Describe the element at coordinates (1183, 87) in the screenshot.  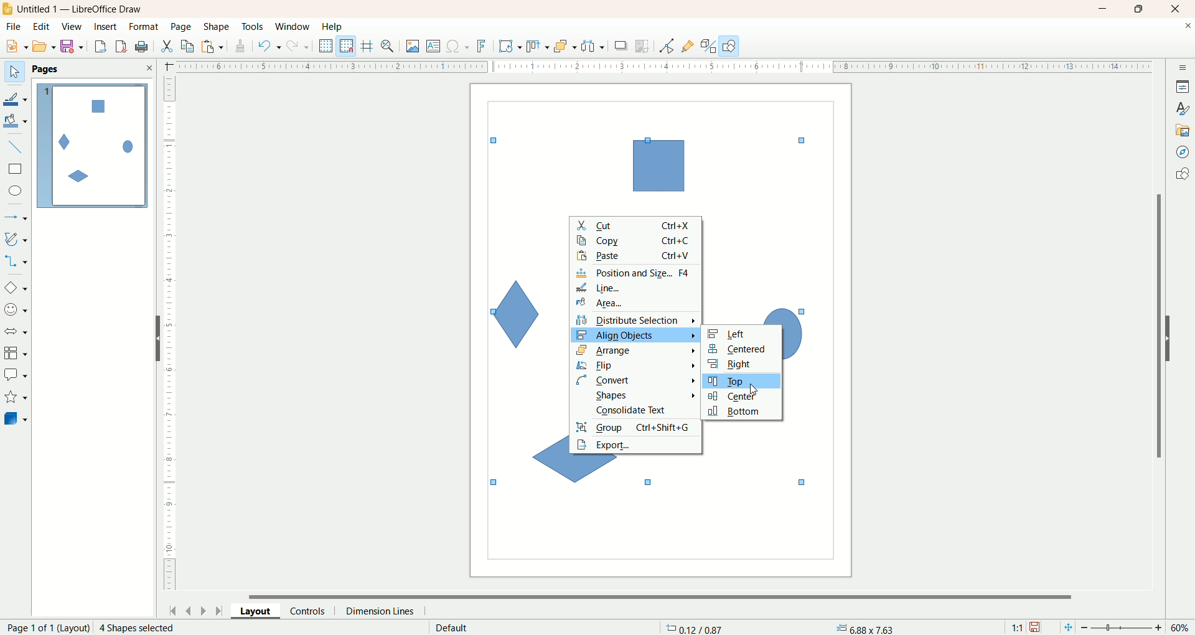
I see `properties` at that location.